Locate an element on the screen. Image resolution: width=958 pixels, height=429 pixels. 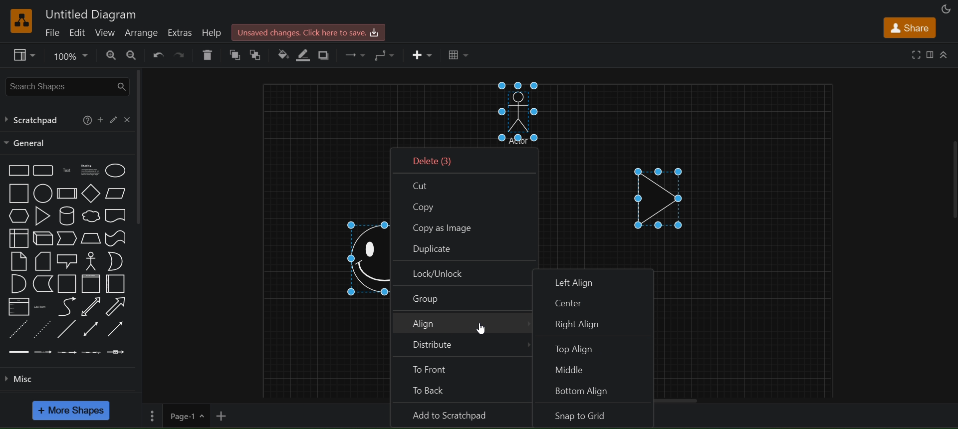
table is located at coordinates (458, 56).